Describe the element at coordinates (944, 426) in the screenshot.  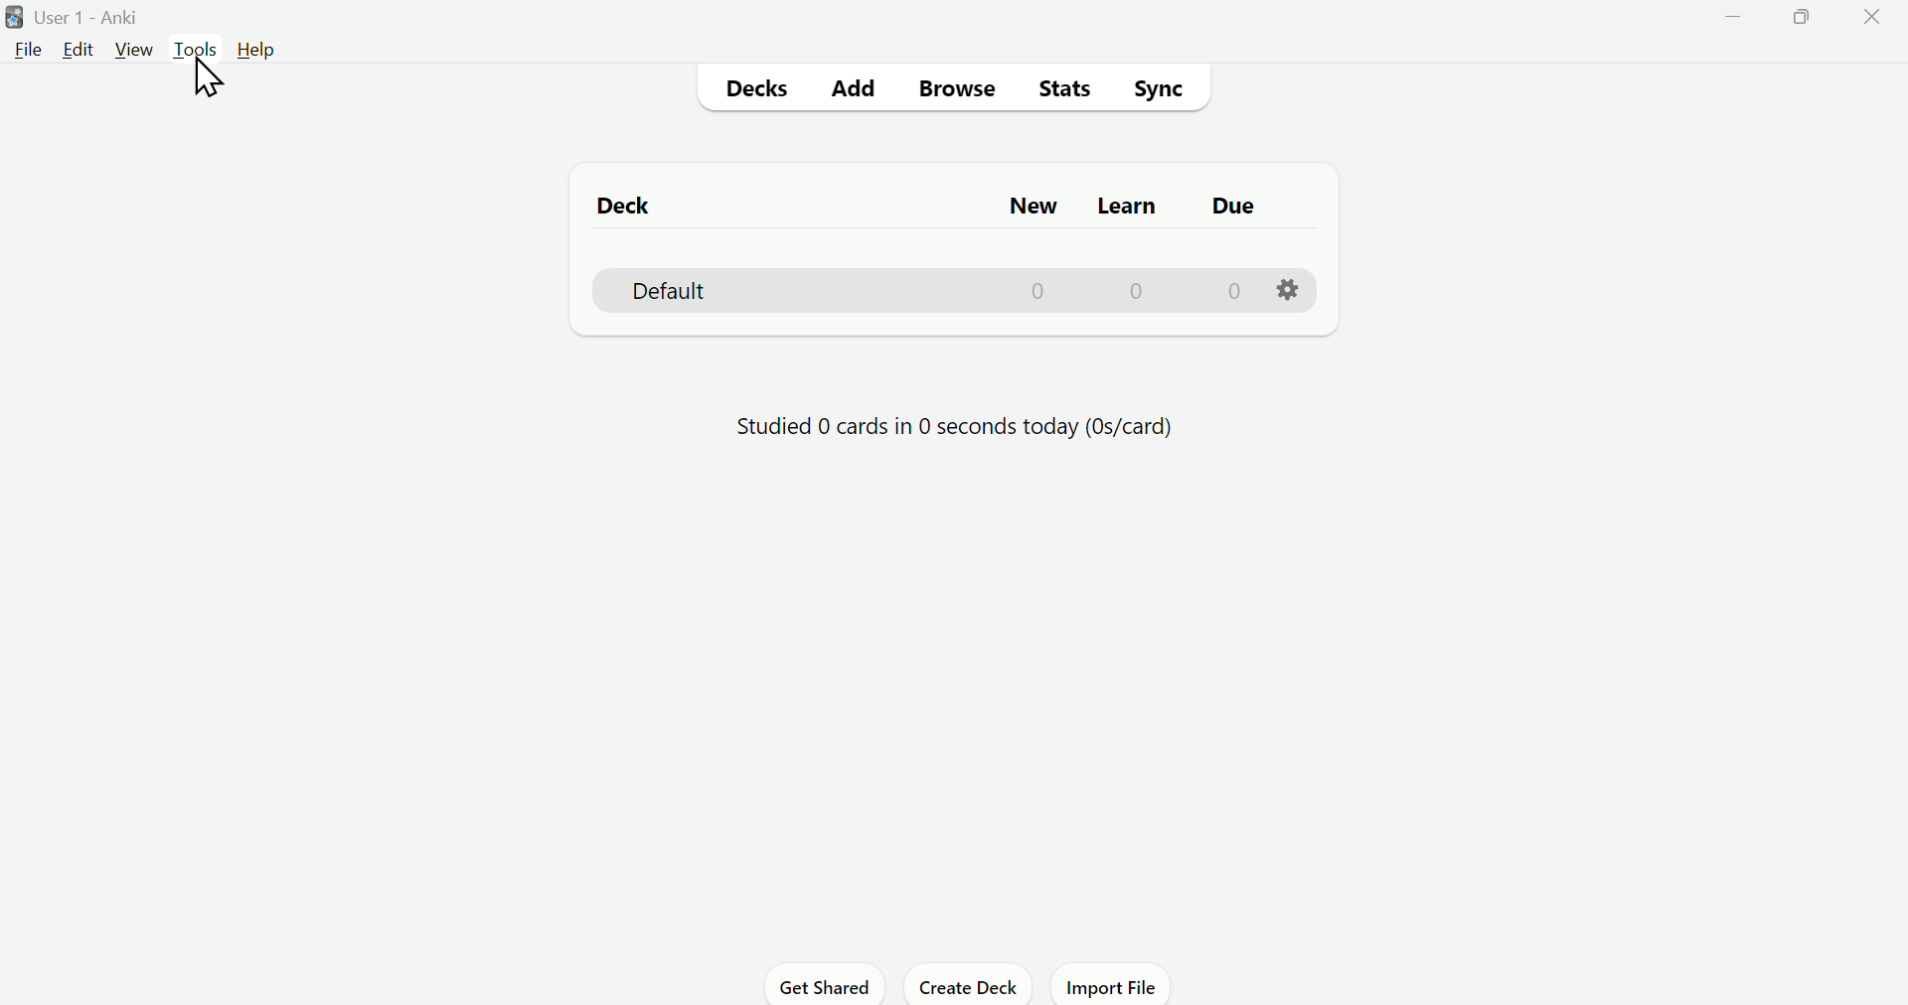
I see `Progress` at that location.